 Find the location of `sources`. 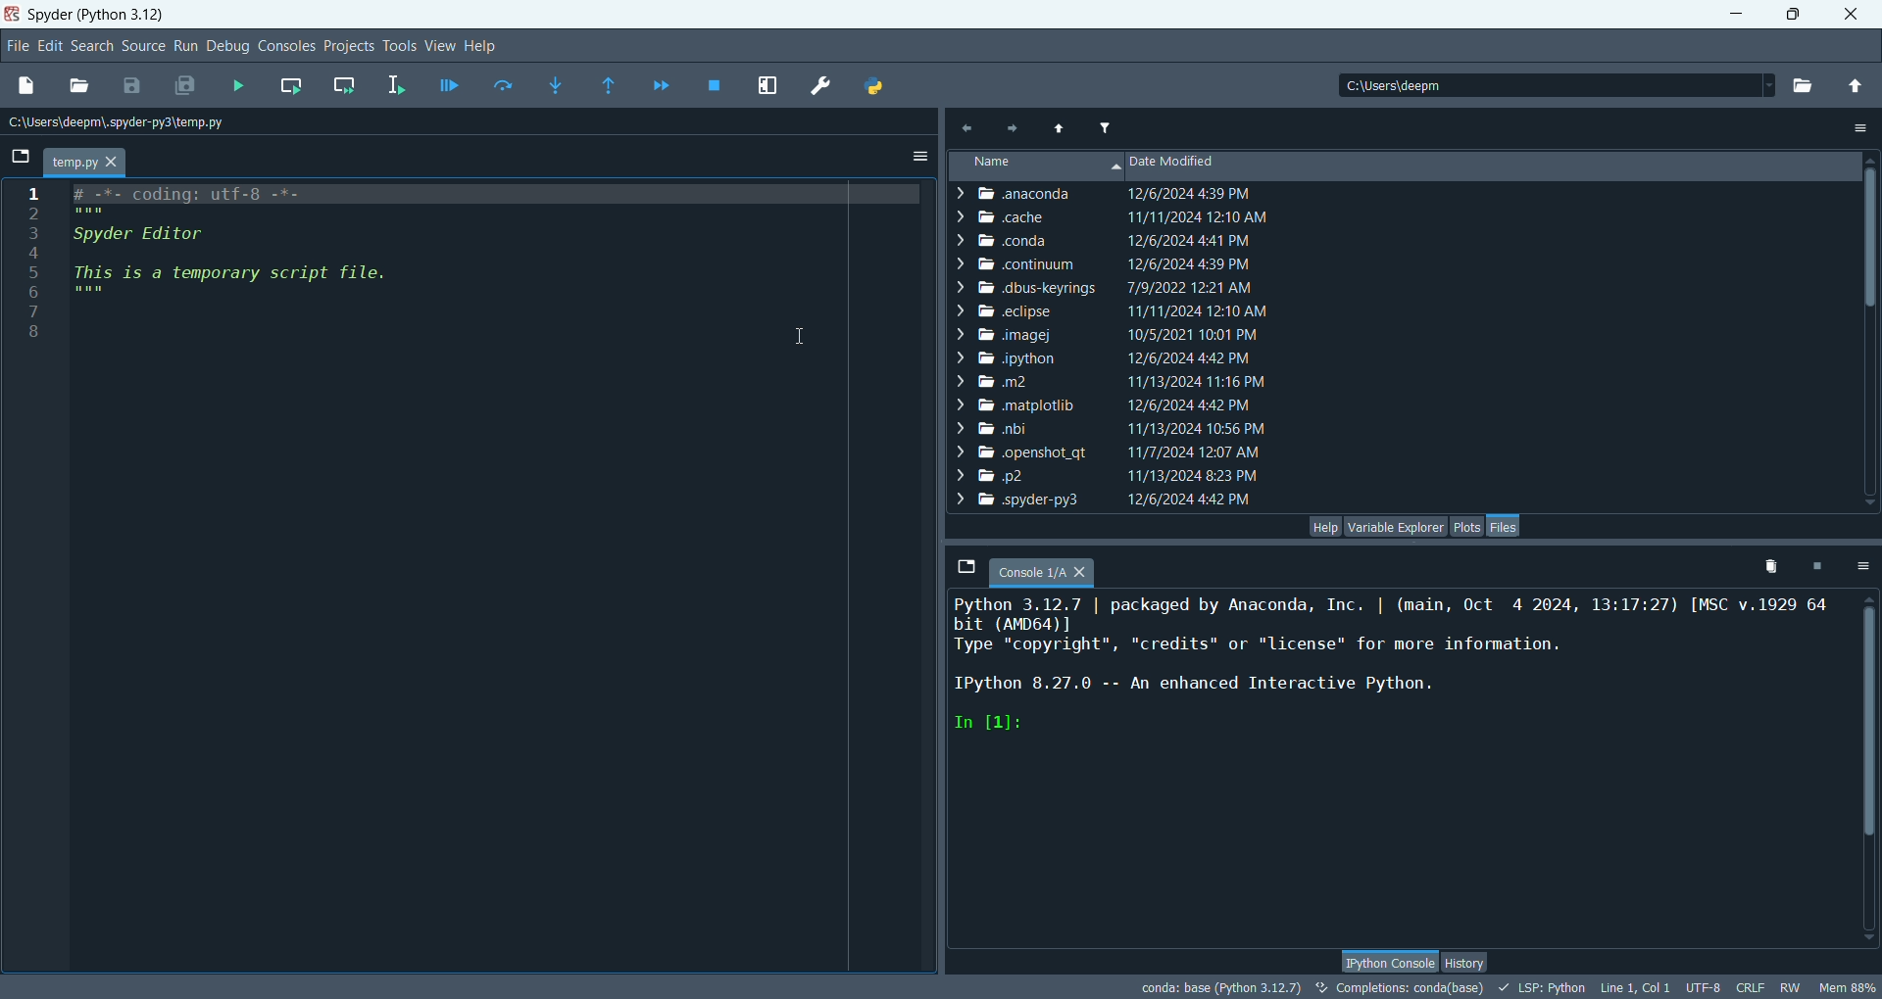

sources is located at coordinates (143, 48).